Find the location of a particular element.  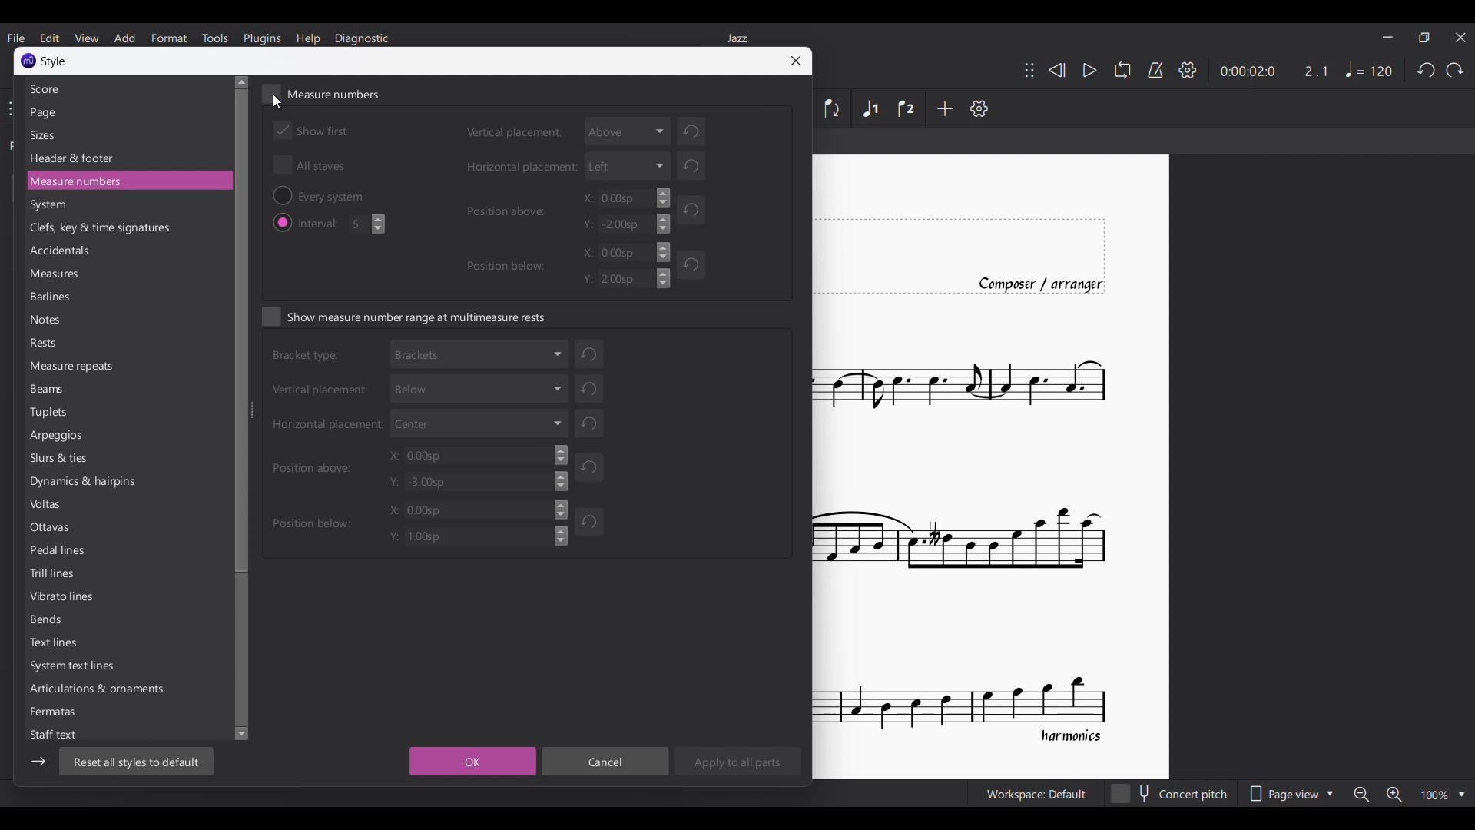

Measure is located at coordinates (58, 274).